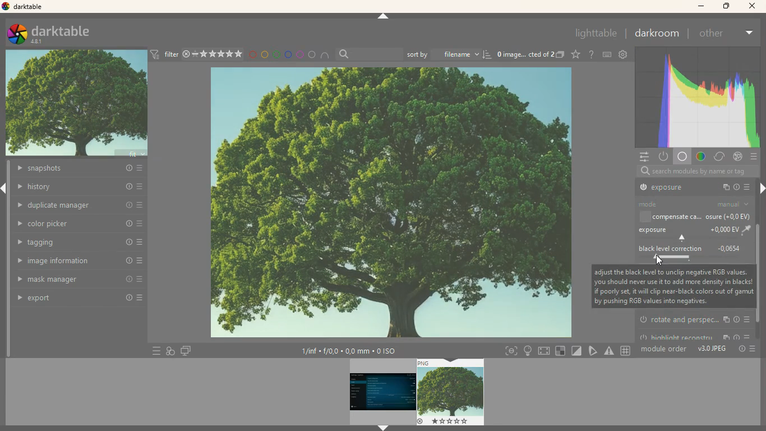 This screenshot has width=766, height=431. I want to click on image information, so click(351, 351).